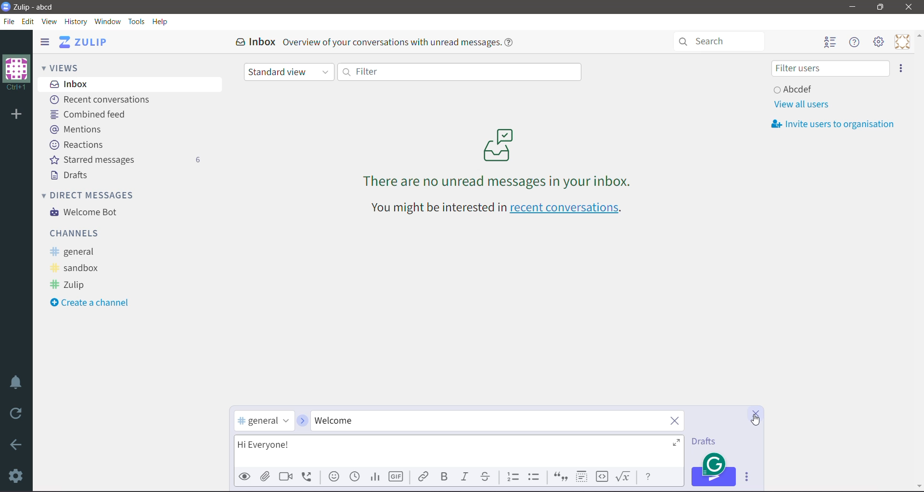 Image resolution: width=924 pixels, height=492 pixels. I want to click on Upload File, so click(265, 477).